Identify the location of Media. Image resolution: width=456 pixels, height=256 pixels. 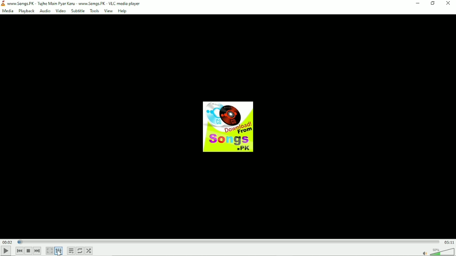
(8, 11).